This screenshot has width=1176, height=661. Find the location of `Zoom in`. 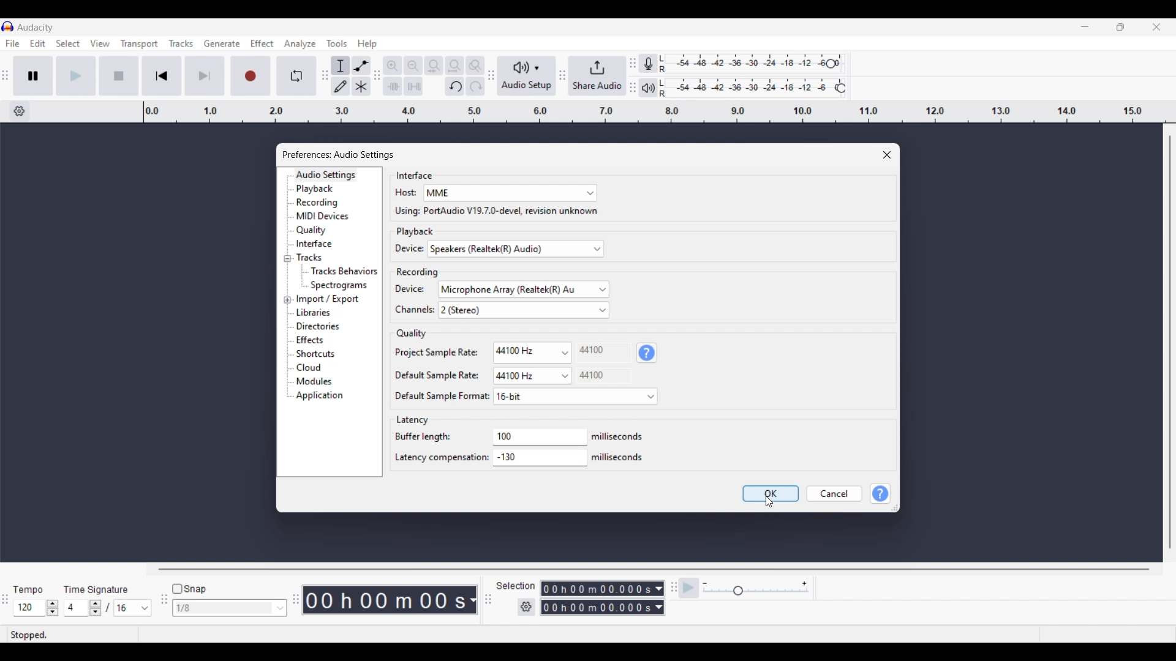

Zoom in is located at coordinates (392, 65).